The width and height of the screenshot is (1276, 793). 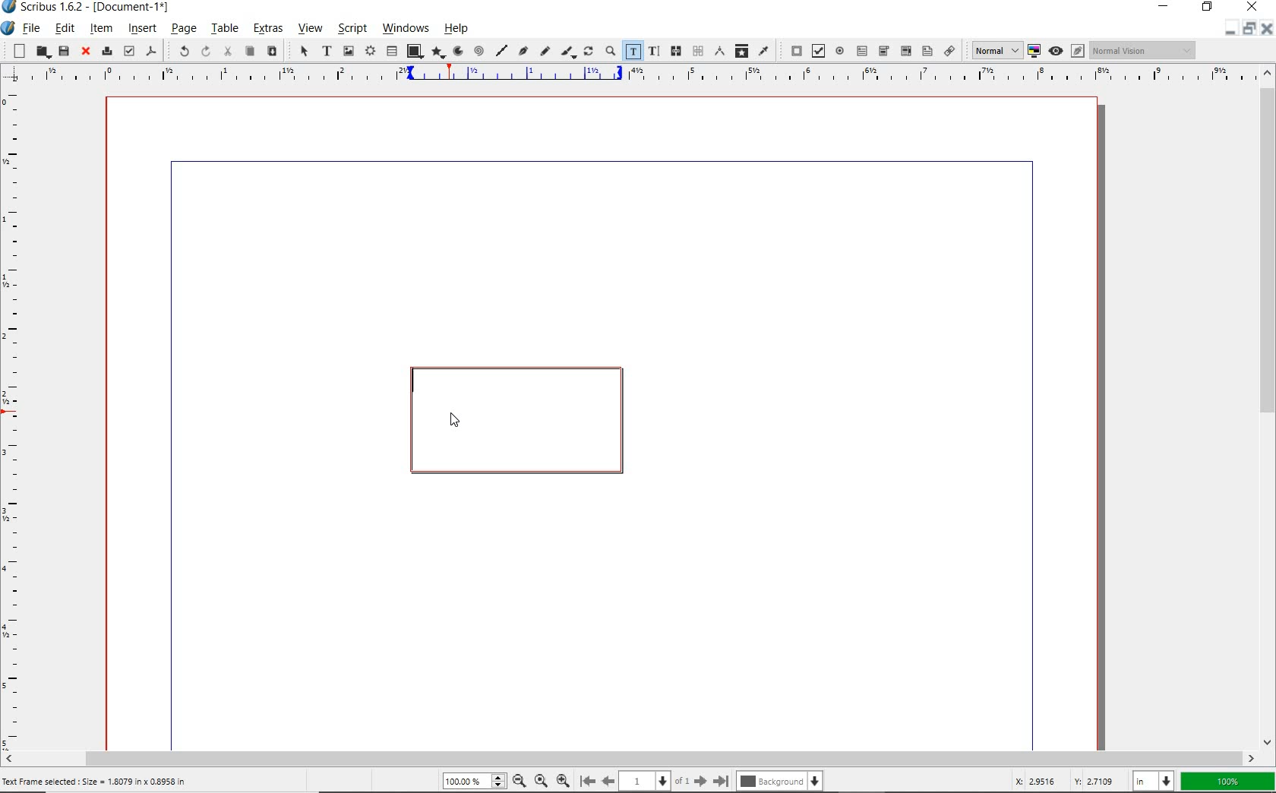 I want to click on pdf combo box, so click(x=883, y=52).